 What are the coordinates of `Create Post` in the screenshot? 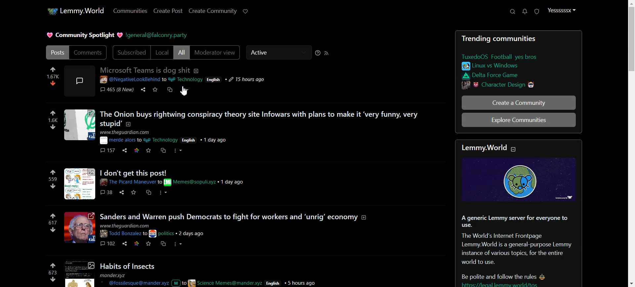 It's located at (168, 11).